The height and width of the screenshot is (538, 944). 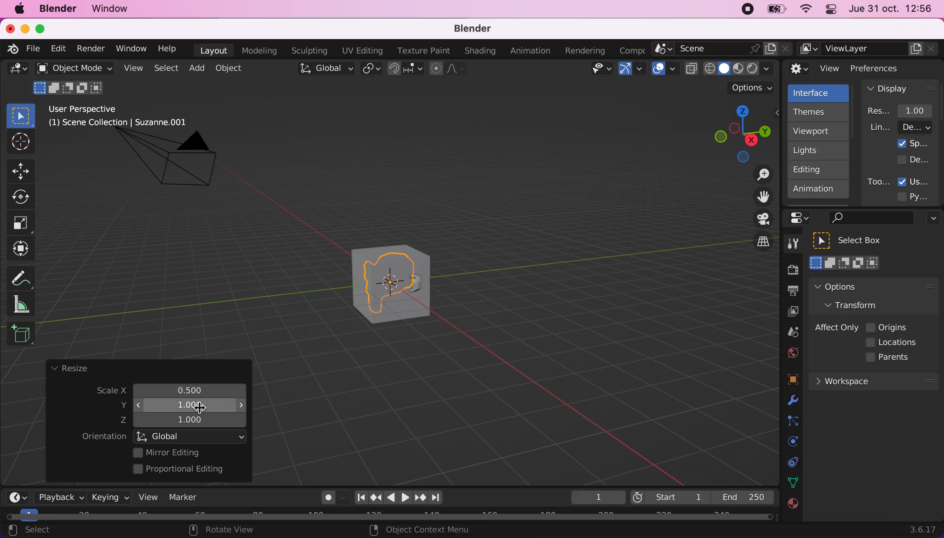 I want to click on marker, so click(x=184, y=497).